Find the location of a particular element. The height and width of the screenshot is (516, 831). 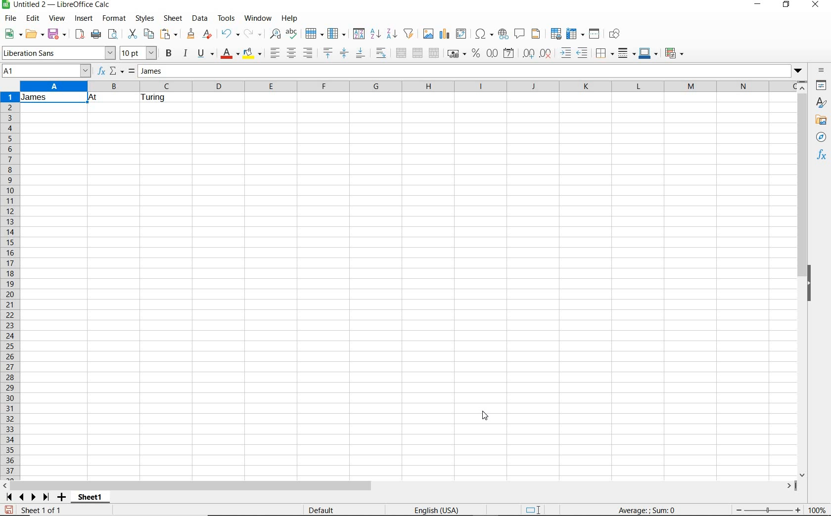

functions is located at coordinates (822, 156).